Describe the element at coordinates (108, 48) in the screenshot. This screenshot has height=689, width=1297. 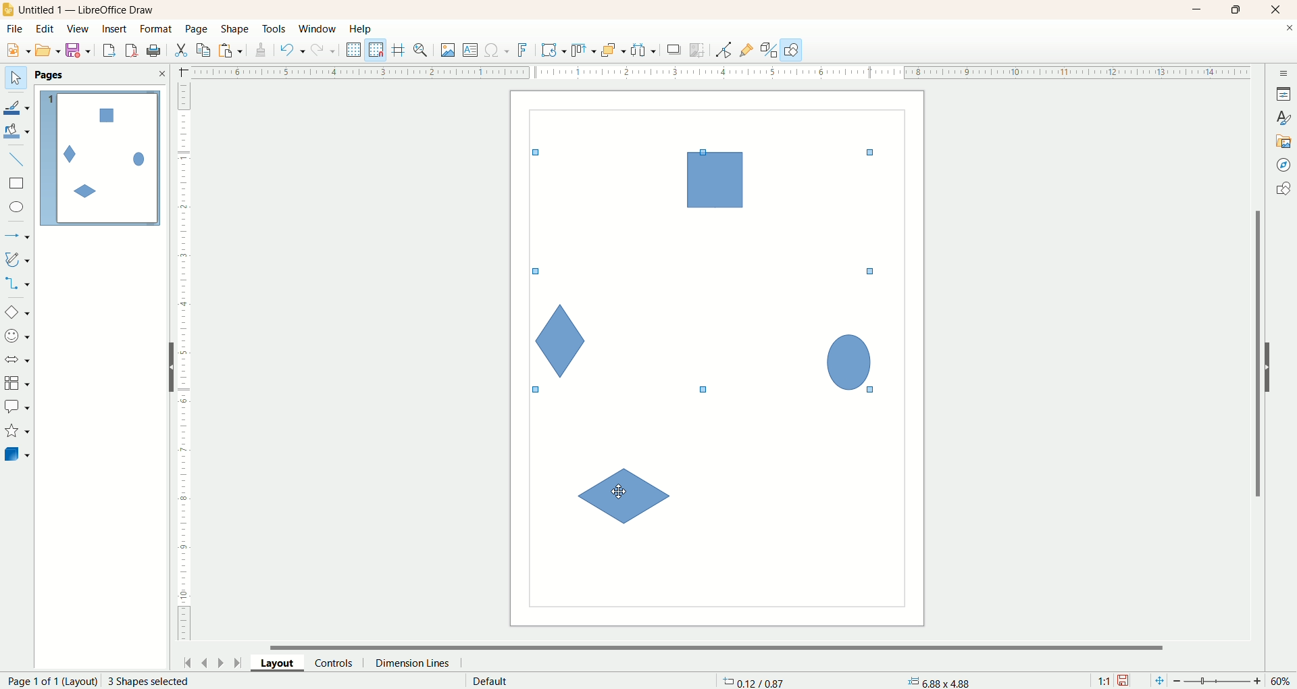
I see `export` at that location.